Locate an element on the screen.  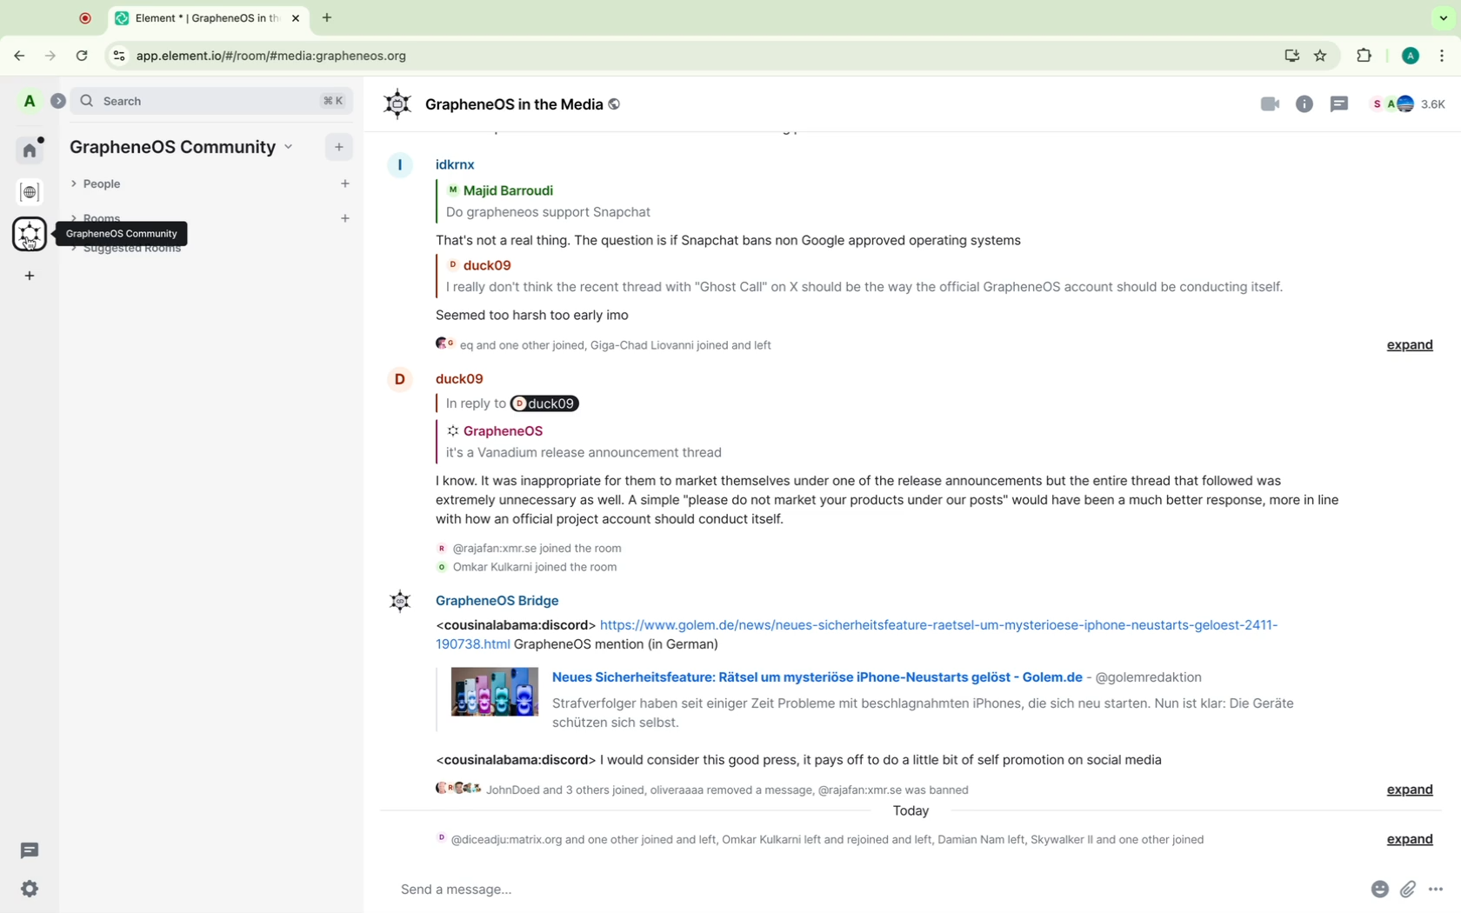
send message is located at coordinates (831, 889).